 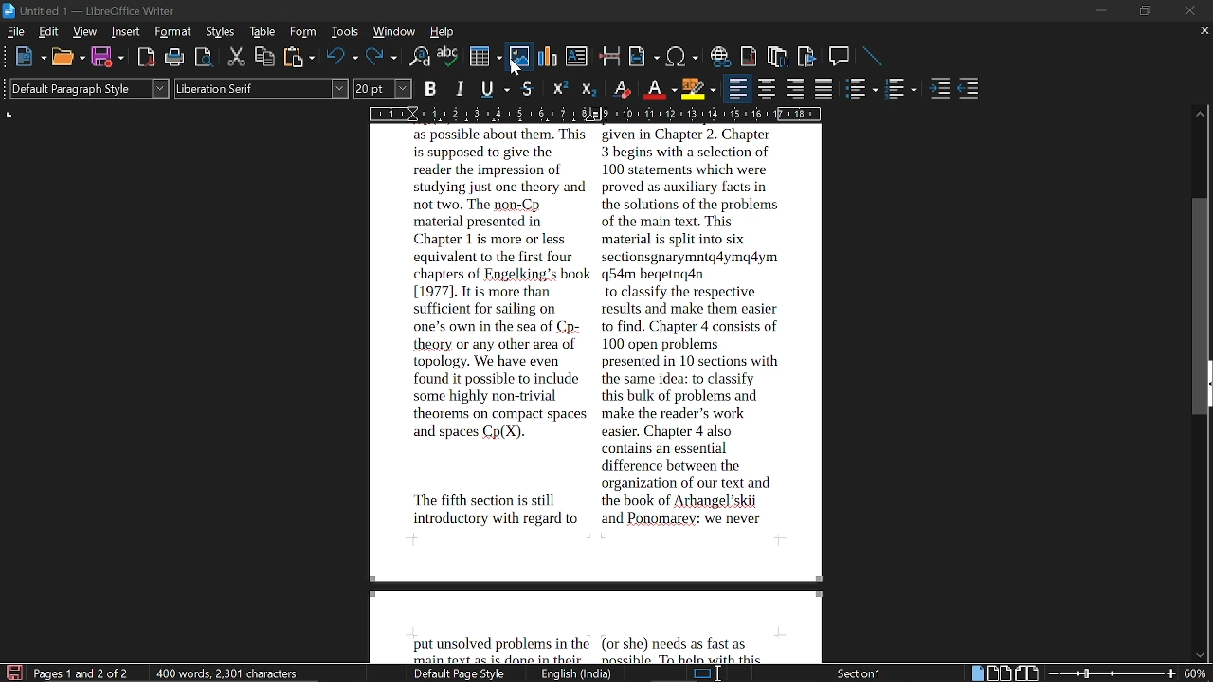 What do you see at coordinates (1028, 673) in the screenshot?
I see `book view` at bounding box center [1028, 673].